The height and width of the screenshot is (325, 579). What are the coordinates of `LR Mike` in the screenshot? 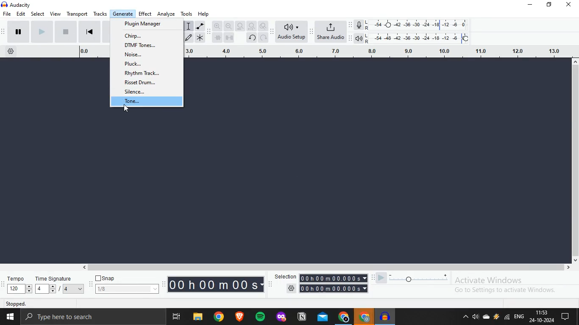 It's located at (414, 25).